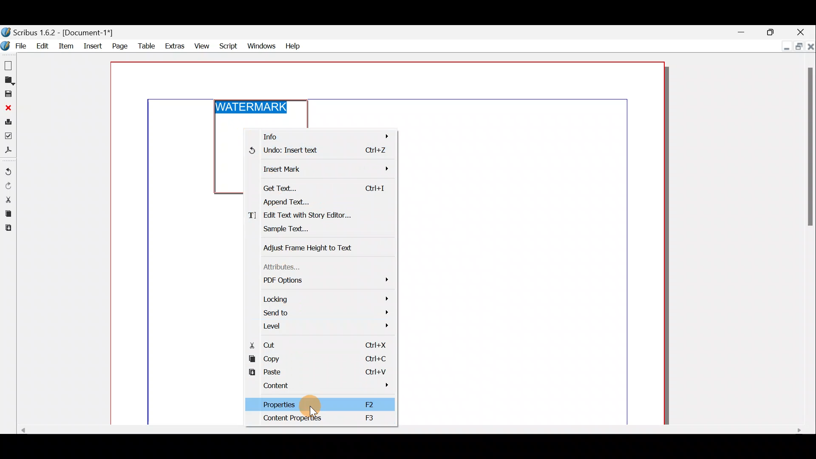  I want to click on Item, so click(68, 45).